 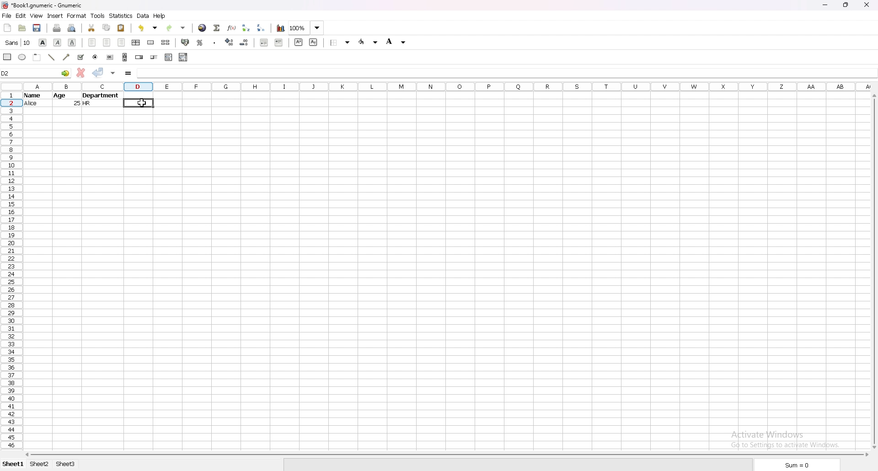 I want to click on data, so click(x=74, y=99).